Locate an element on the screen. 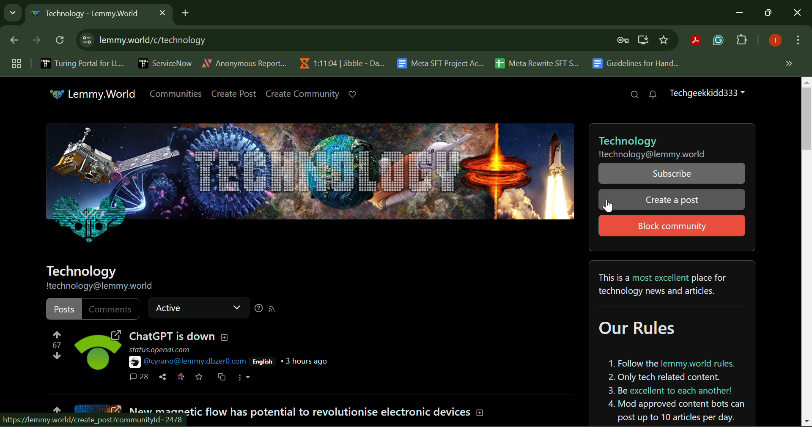  Cursor Position is located at coordinates (609, 205).